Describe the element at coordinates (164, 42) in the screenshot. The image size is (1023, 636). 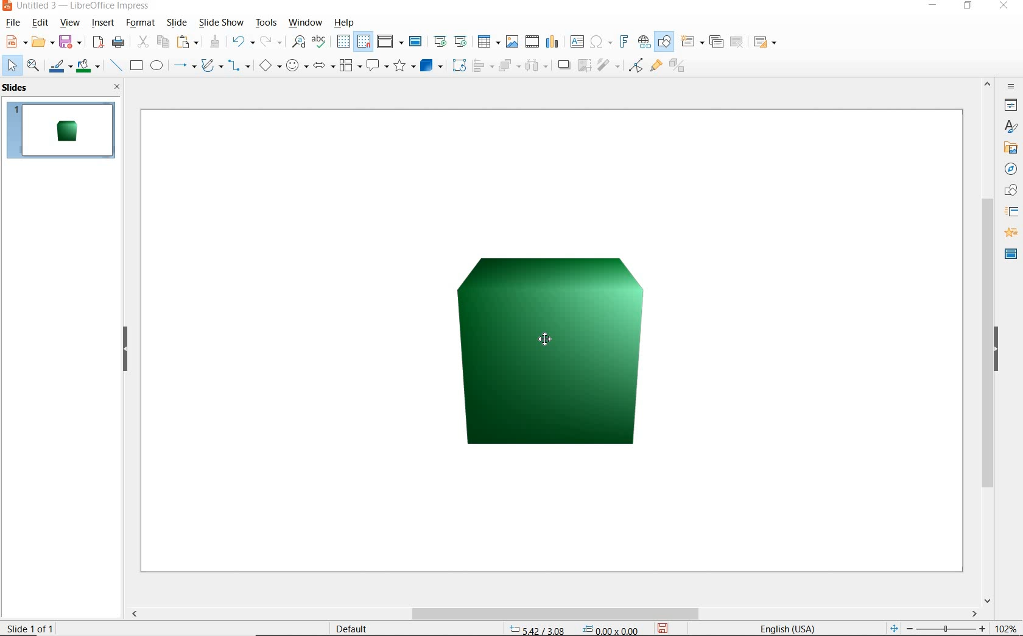
I see `copy` at that location.